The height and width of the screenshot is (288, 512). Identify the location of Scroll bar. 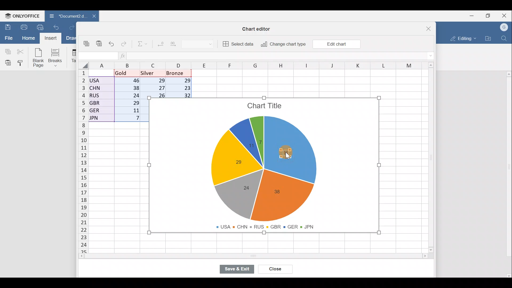
(433, 159).